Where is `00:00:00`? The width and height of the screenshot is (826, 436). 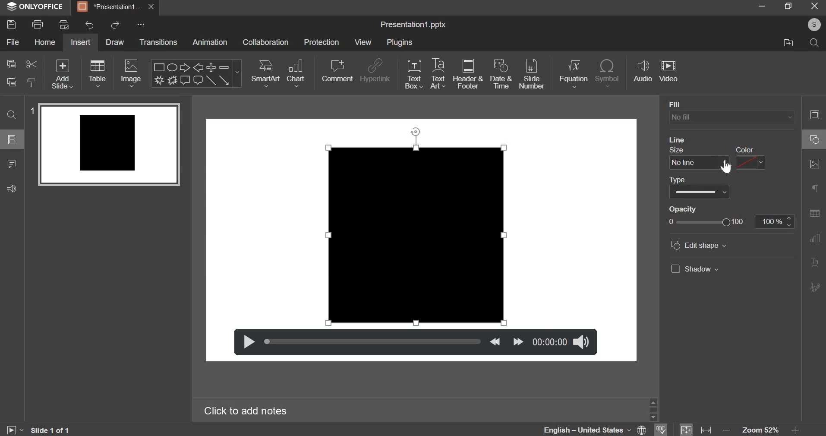 00:00:00 is located at coordinates (549, 341).